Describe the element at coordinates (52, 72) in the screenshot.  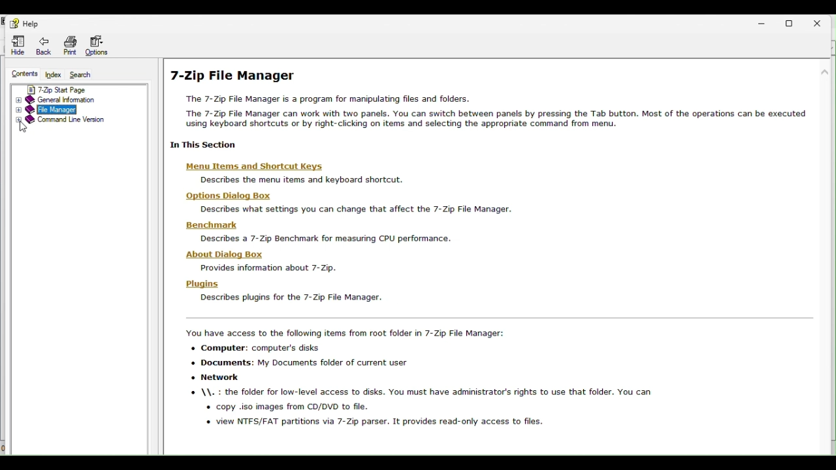
I see `index` at that location.